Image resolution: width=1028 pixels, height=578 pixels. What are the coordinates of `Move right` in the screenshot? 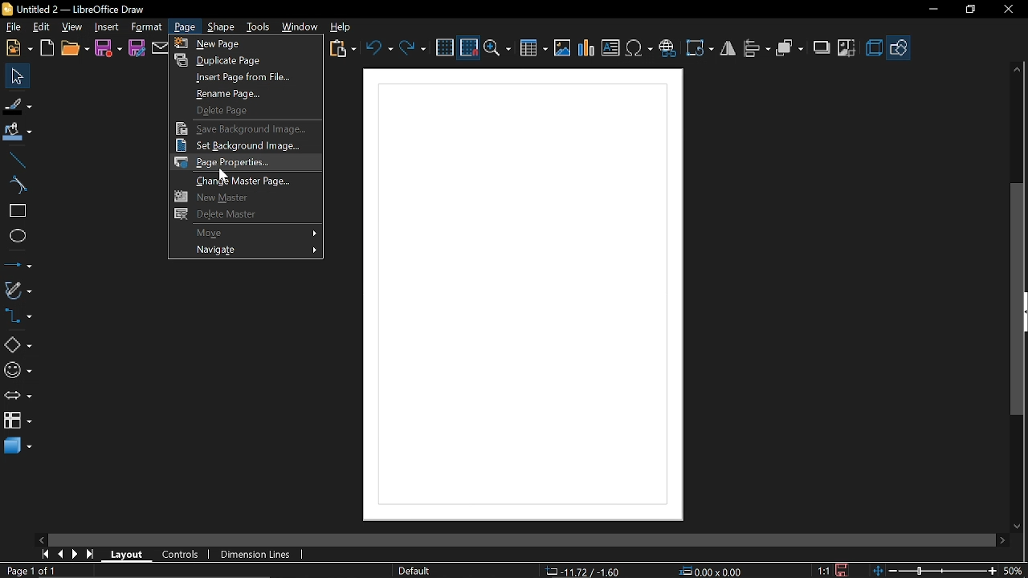 It's located at (1002, 539).